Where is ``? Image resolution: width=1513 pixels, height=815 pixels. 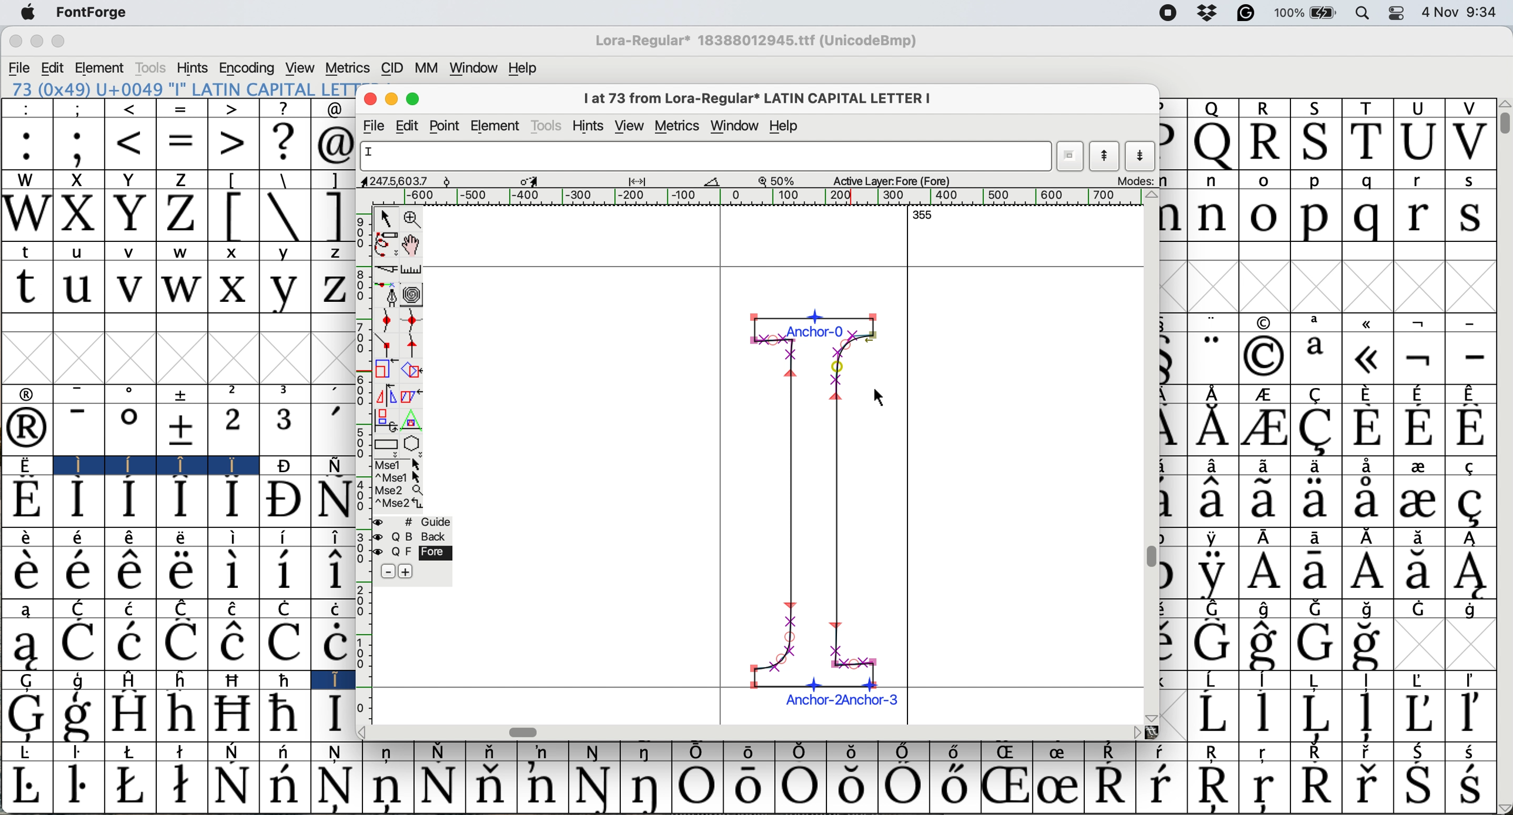  is located at coordinates (379, 534).